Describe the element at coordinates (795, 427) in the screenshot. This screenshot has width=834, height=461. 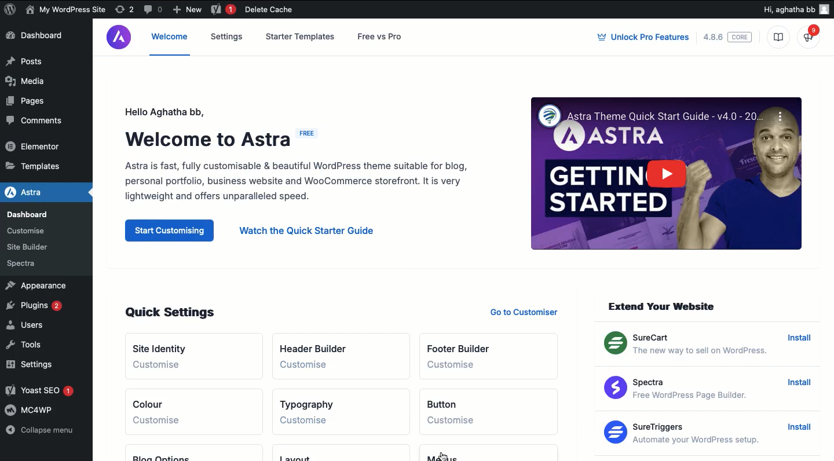
I see `Install` at that location.